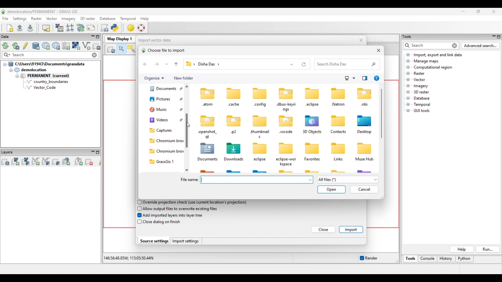 Image resolution: width=502 pixels, height=282 pixels. I want to click on eclipse, so click(260, 160).